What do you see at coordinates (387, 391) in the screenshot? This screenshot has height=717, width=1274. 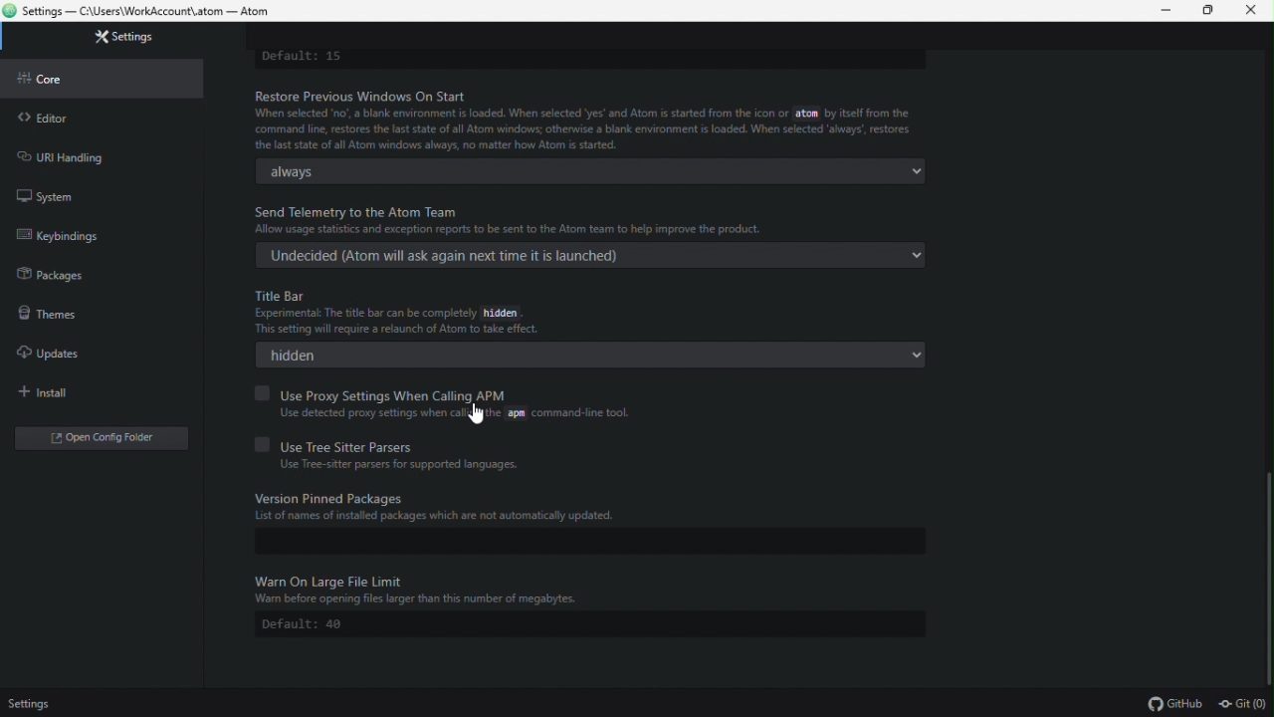 I see `Use Proxy Settings When Calling APM` at bounding box center [387, 391].